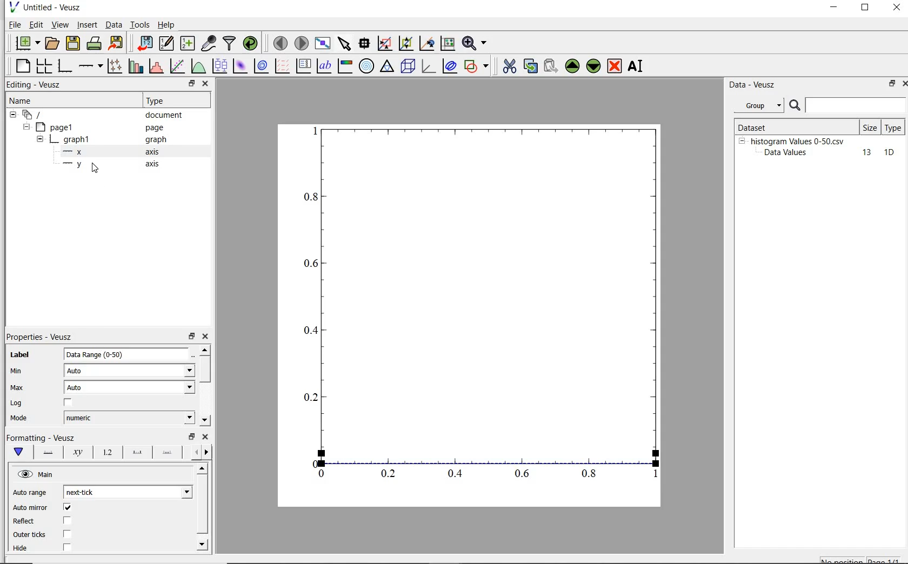  What do you see at coordinates (889, 84) in the screenshot?
I see `restore down` at bounding box center [889, 84].